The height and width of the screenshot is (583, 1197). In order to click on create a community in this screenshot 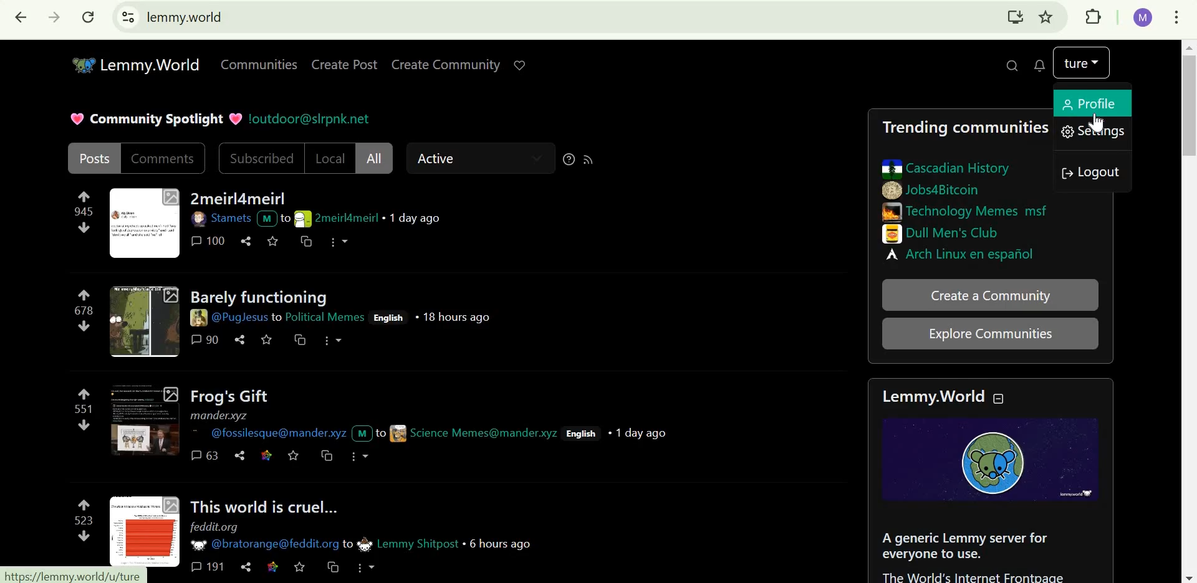, I will do `click(991, 297)`.